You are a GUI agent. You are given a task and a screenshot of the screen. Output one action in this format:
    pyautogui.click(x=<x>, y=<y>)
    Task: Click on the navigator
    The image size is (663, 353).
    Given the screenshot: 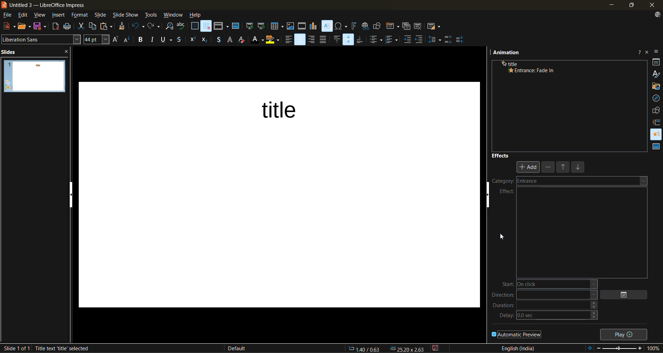 What is the action you would take?
    pyautogui.click(x=656, y=98)
    